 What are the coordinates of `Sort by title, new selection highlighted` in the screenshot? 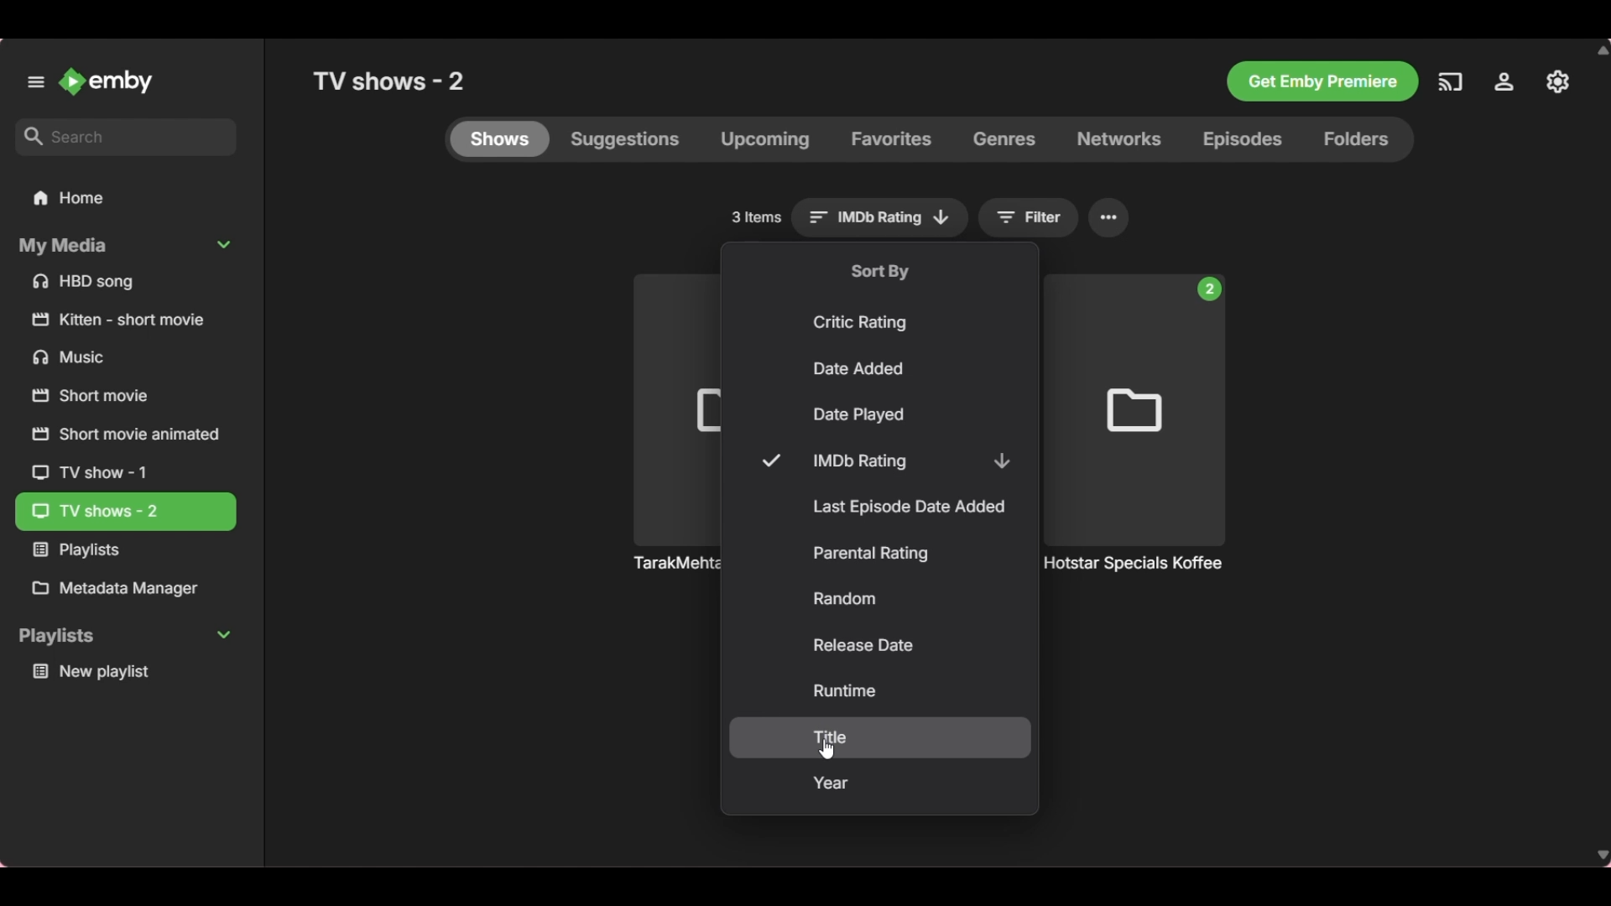 It's located at (879, 738).